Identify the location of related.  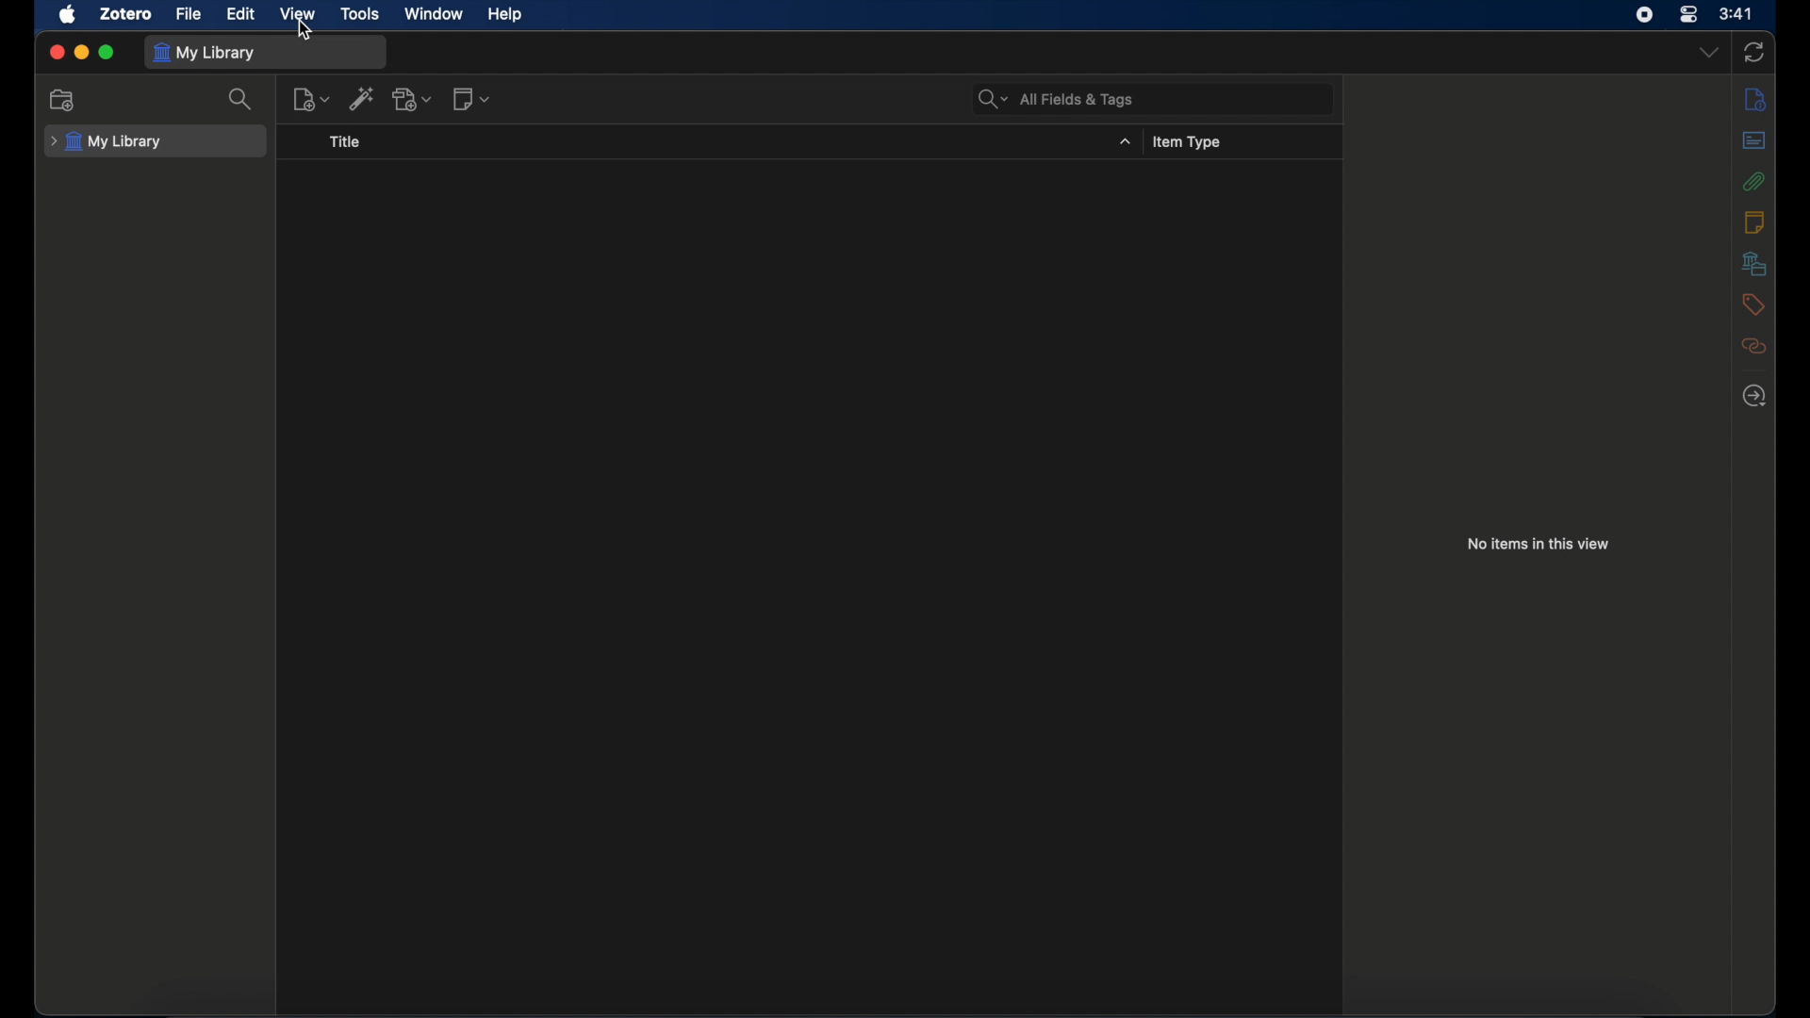
(1752, 346).